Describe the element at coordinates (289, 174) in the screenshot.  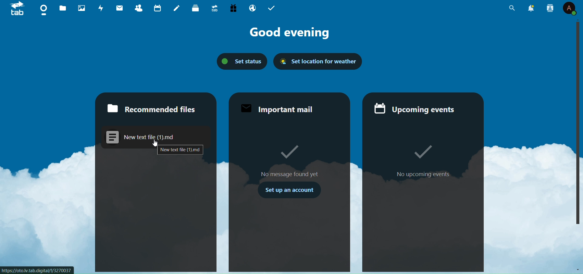
I see `text` at that location.